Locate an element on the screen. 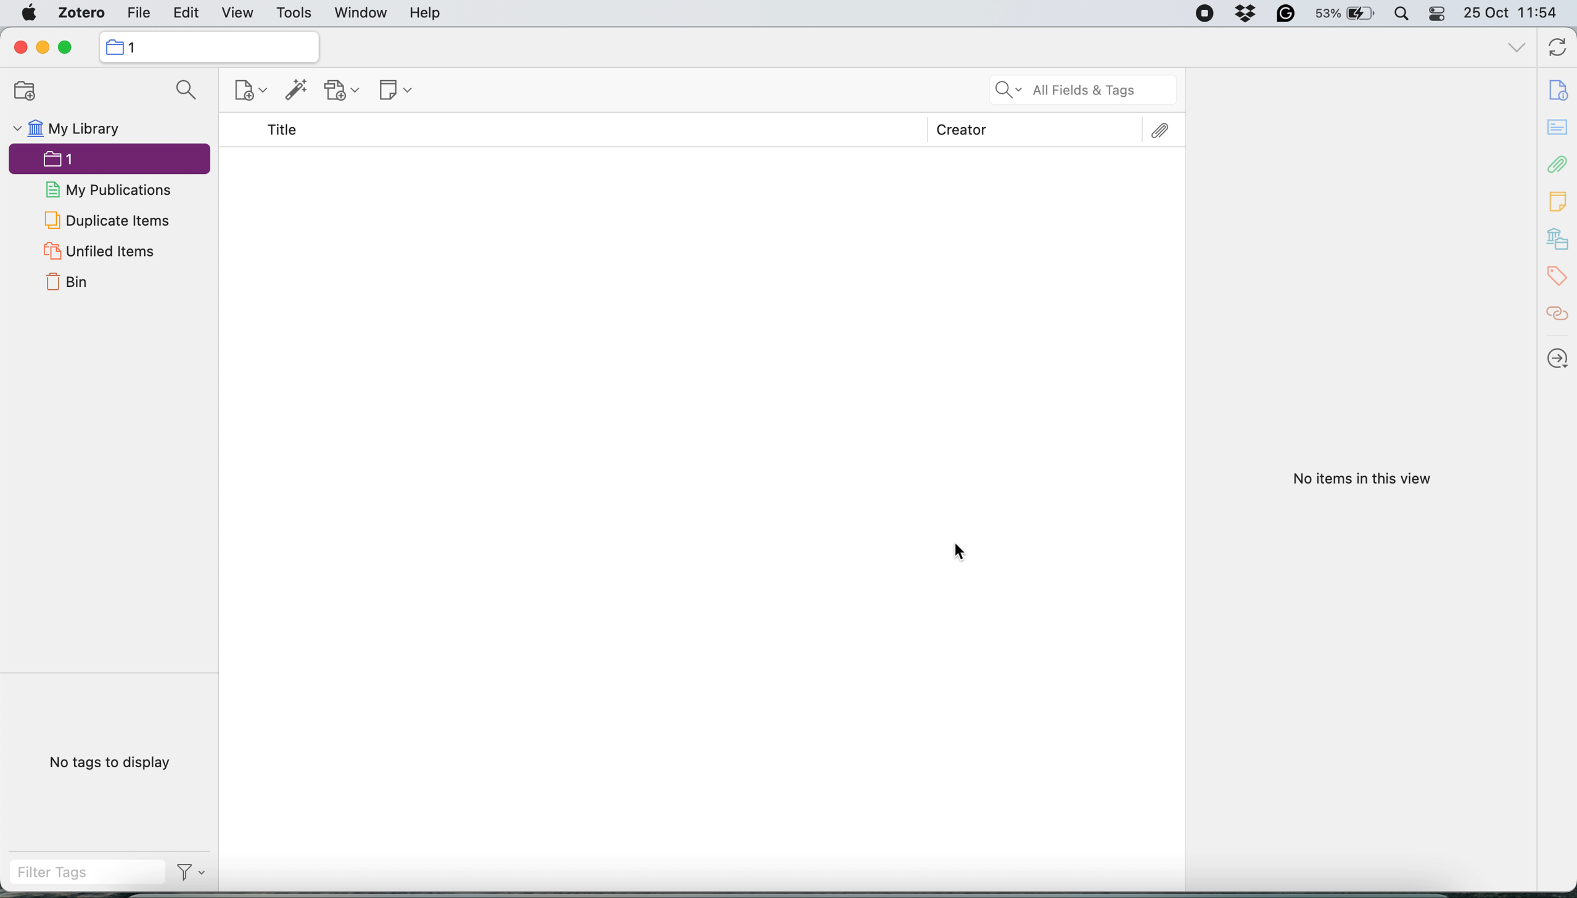 This screenshot has width=1577, height=898. 1 is located at coordinates (102, 160).